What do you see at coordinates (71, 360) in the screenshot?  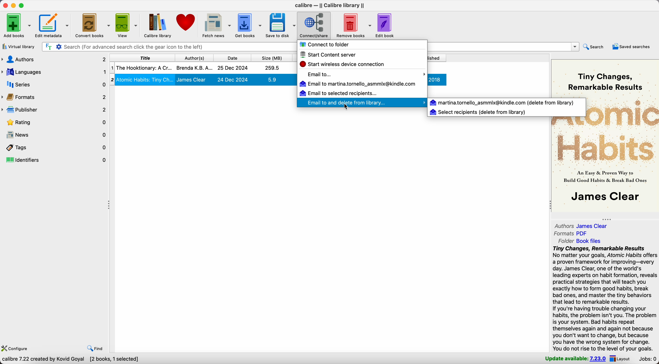 I see `Calibre 7.22 created by koyal goyal [2 books, 1 selected]` at bounding box center [71, 360].